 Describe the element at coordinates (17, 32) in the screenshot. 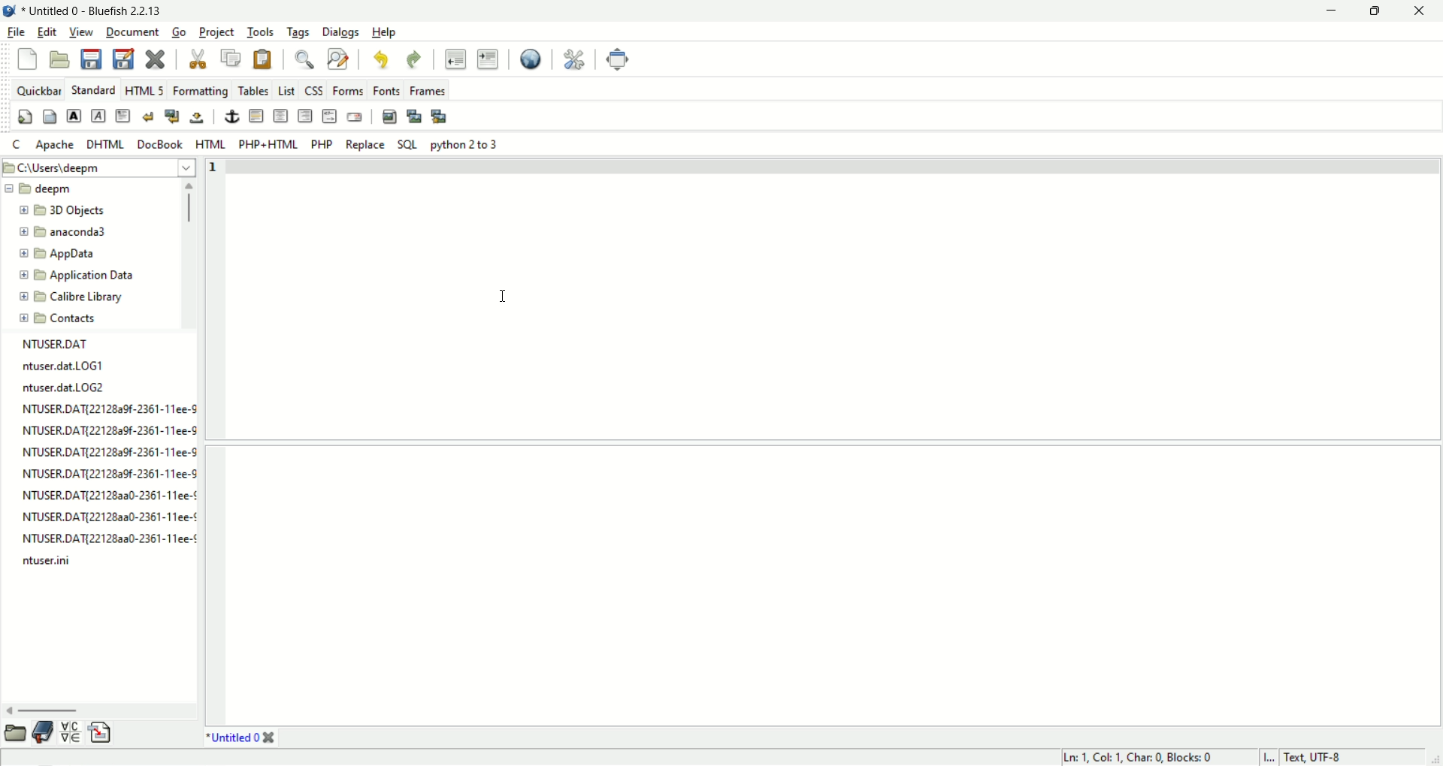

I see `file` at that location.